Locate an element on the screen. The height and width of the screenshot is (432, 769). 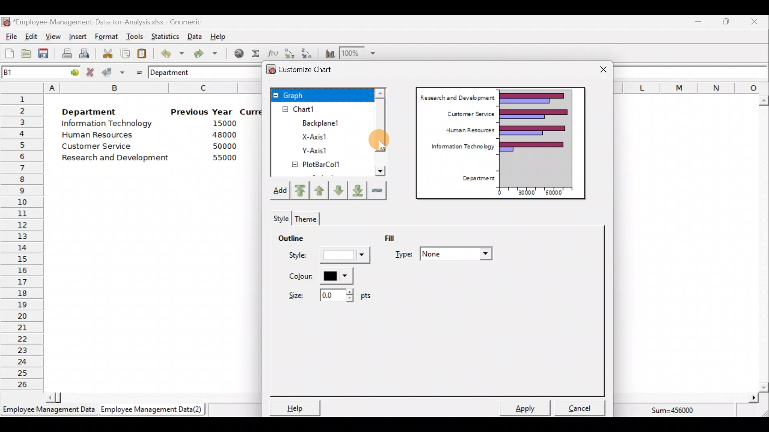
PlotBarCol1 is located at coordinates (322, 168).